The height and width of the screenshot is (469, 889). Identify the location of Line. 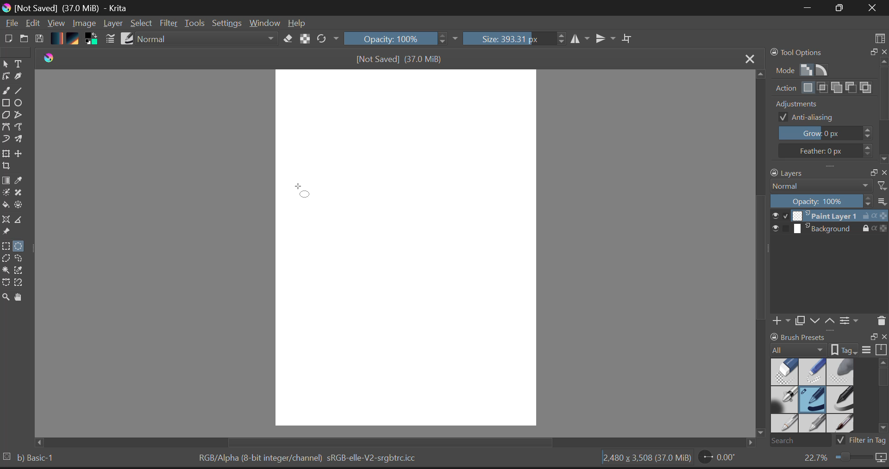
(22, 92).